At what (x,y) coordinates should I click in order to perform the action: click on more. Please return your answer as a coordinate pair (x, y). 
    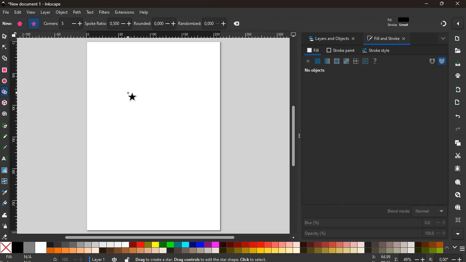
    Looking at the image, I should click on (456, 234).